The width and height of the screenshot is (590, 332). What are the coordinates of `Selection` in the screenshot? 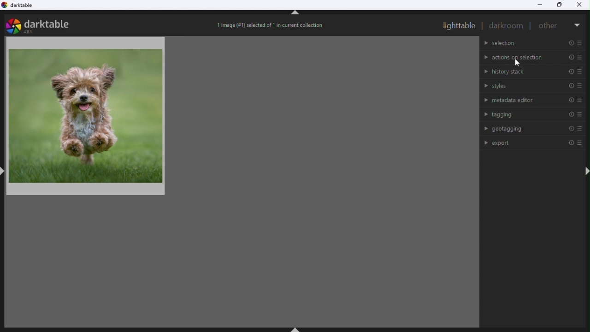 It's located at (534, 43).